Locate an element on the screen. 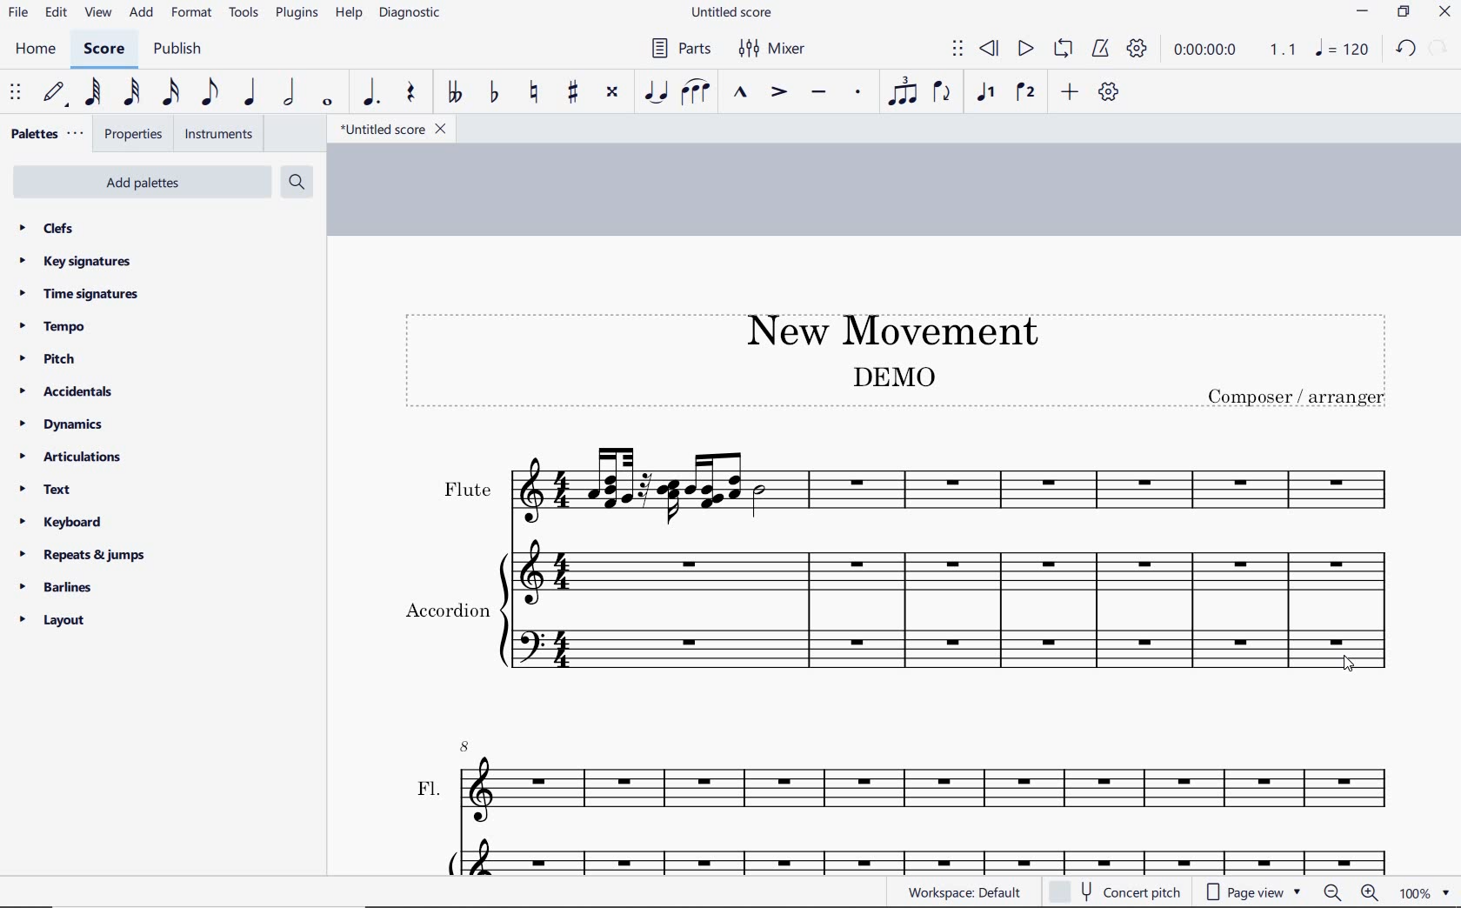  customize toolbar is located at coordinates (1110, 93).